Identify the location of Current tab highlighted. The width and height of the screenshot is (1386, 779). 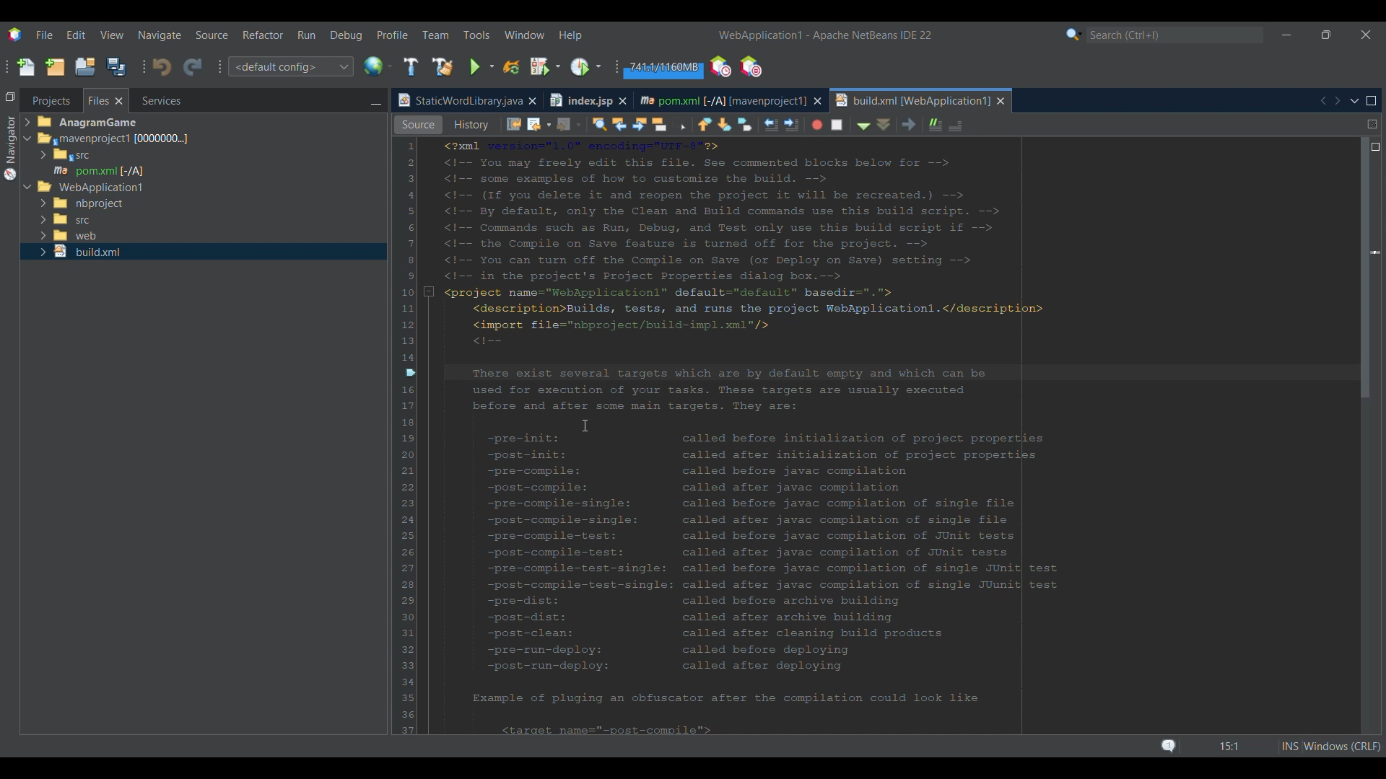
(458, 101).